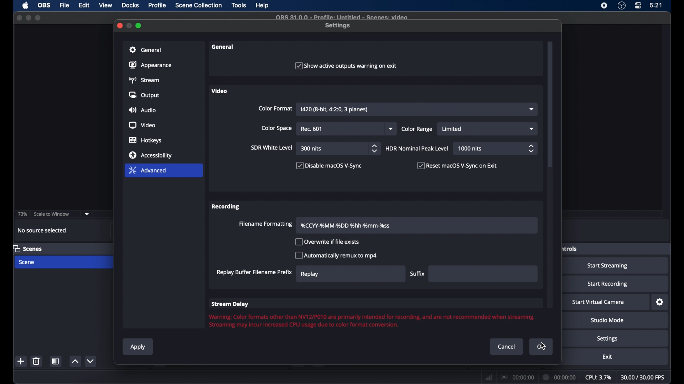  Describe the element at coordinates (507, 347) in the screenshot. I see `cancel` at that location.